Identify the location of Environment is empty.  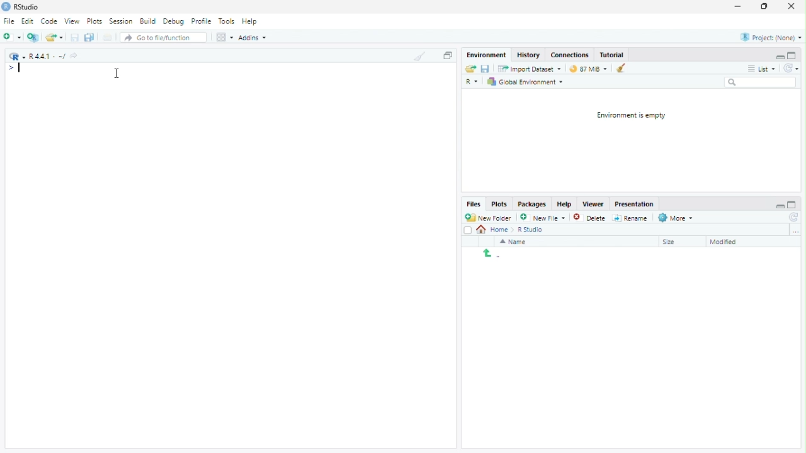
(628, 116).